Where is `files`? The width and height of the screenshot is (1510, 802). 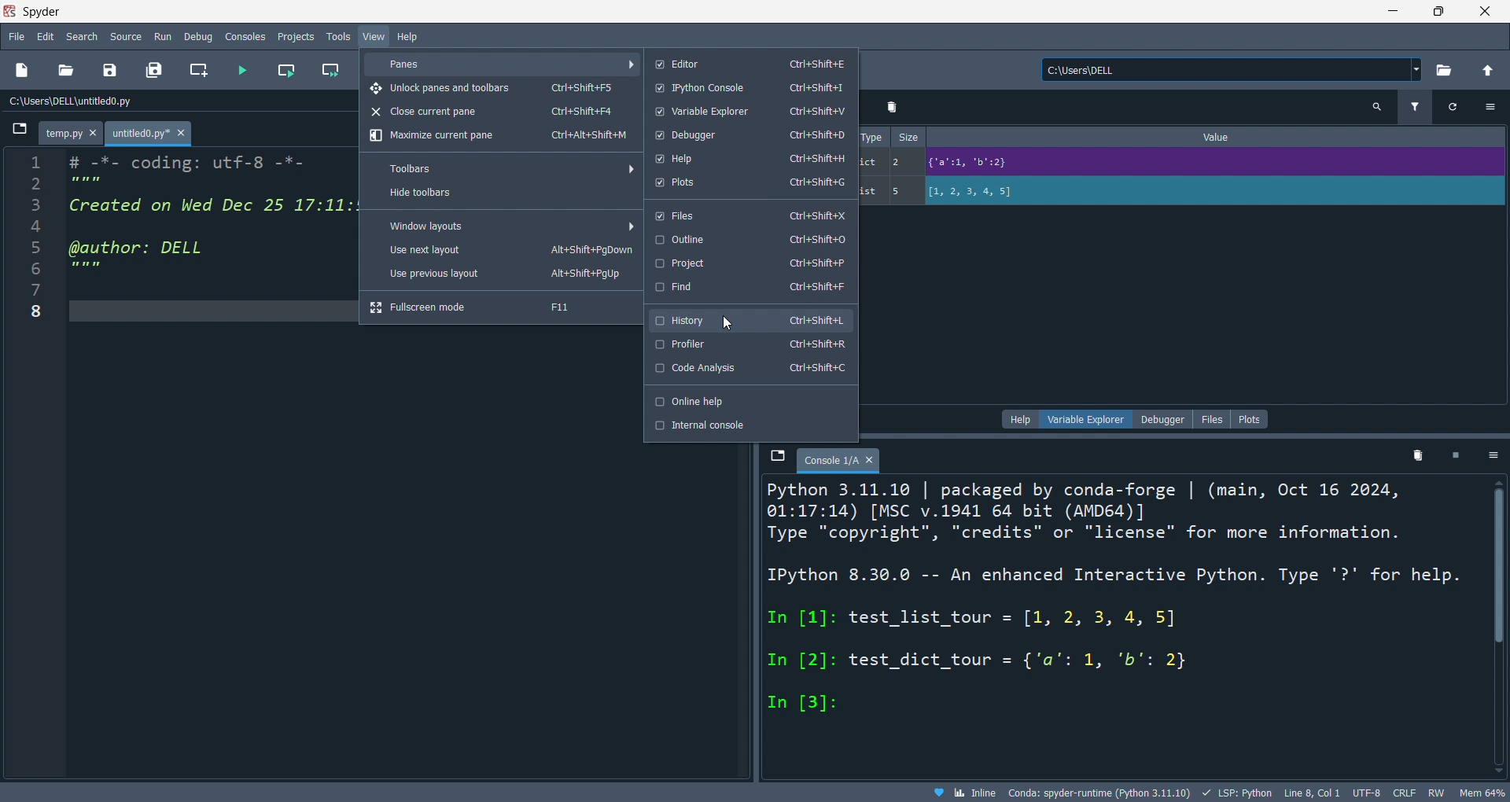 files is located at coordinates (749, 214).